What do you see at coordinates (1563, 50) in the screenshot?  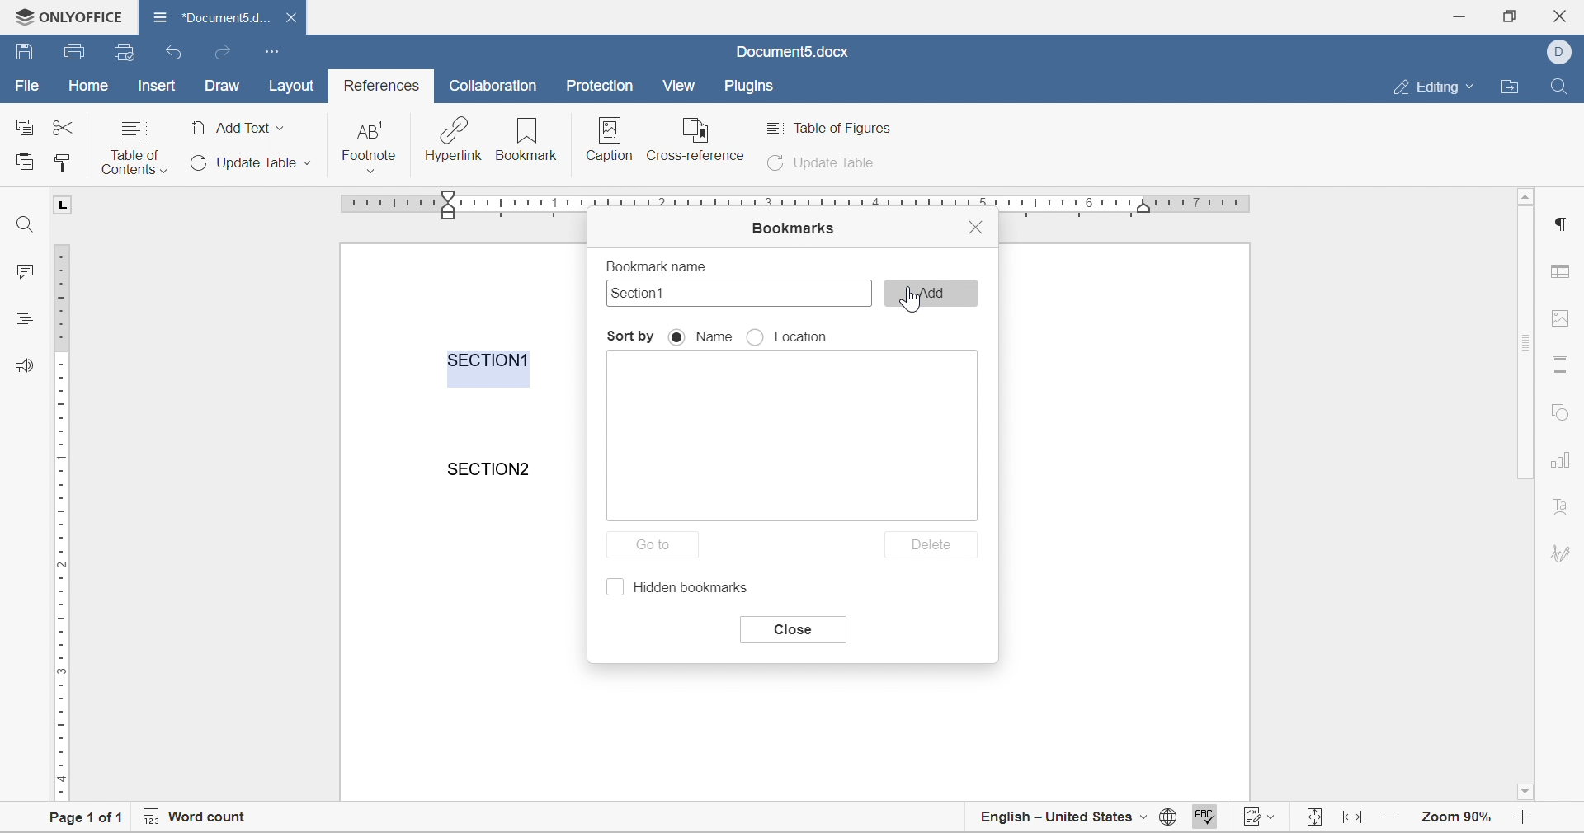 I see `dell` at bounding box center [1563, 50].